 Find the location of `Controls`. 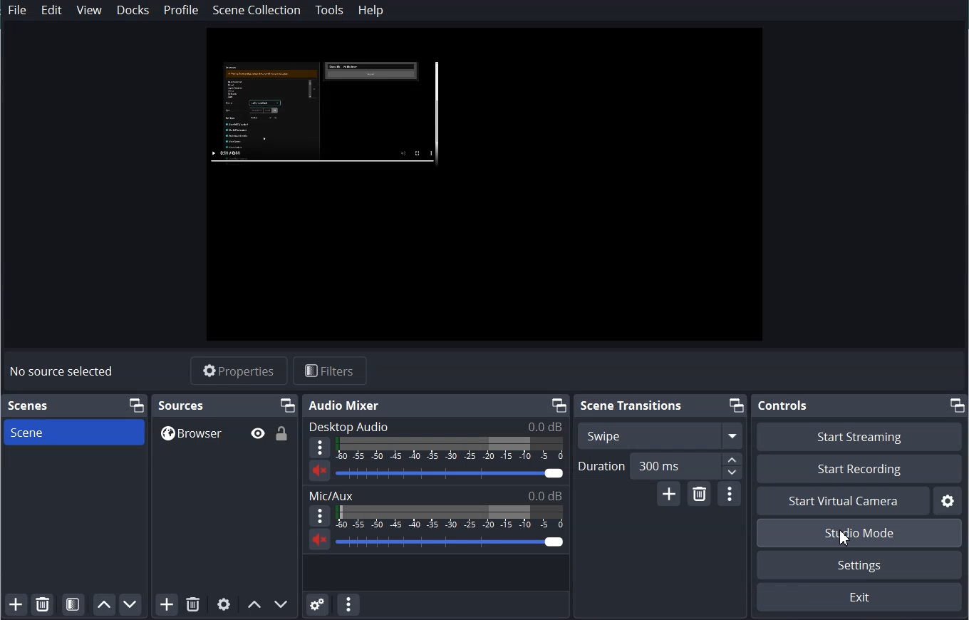

Controls is located at coordinates (782, 405).